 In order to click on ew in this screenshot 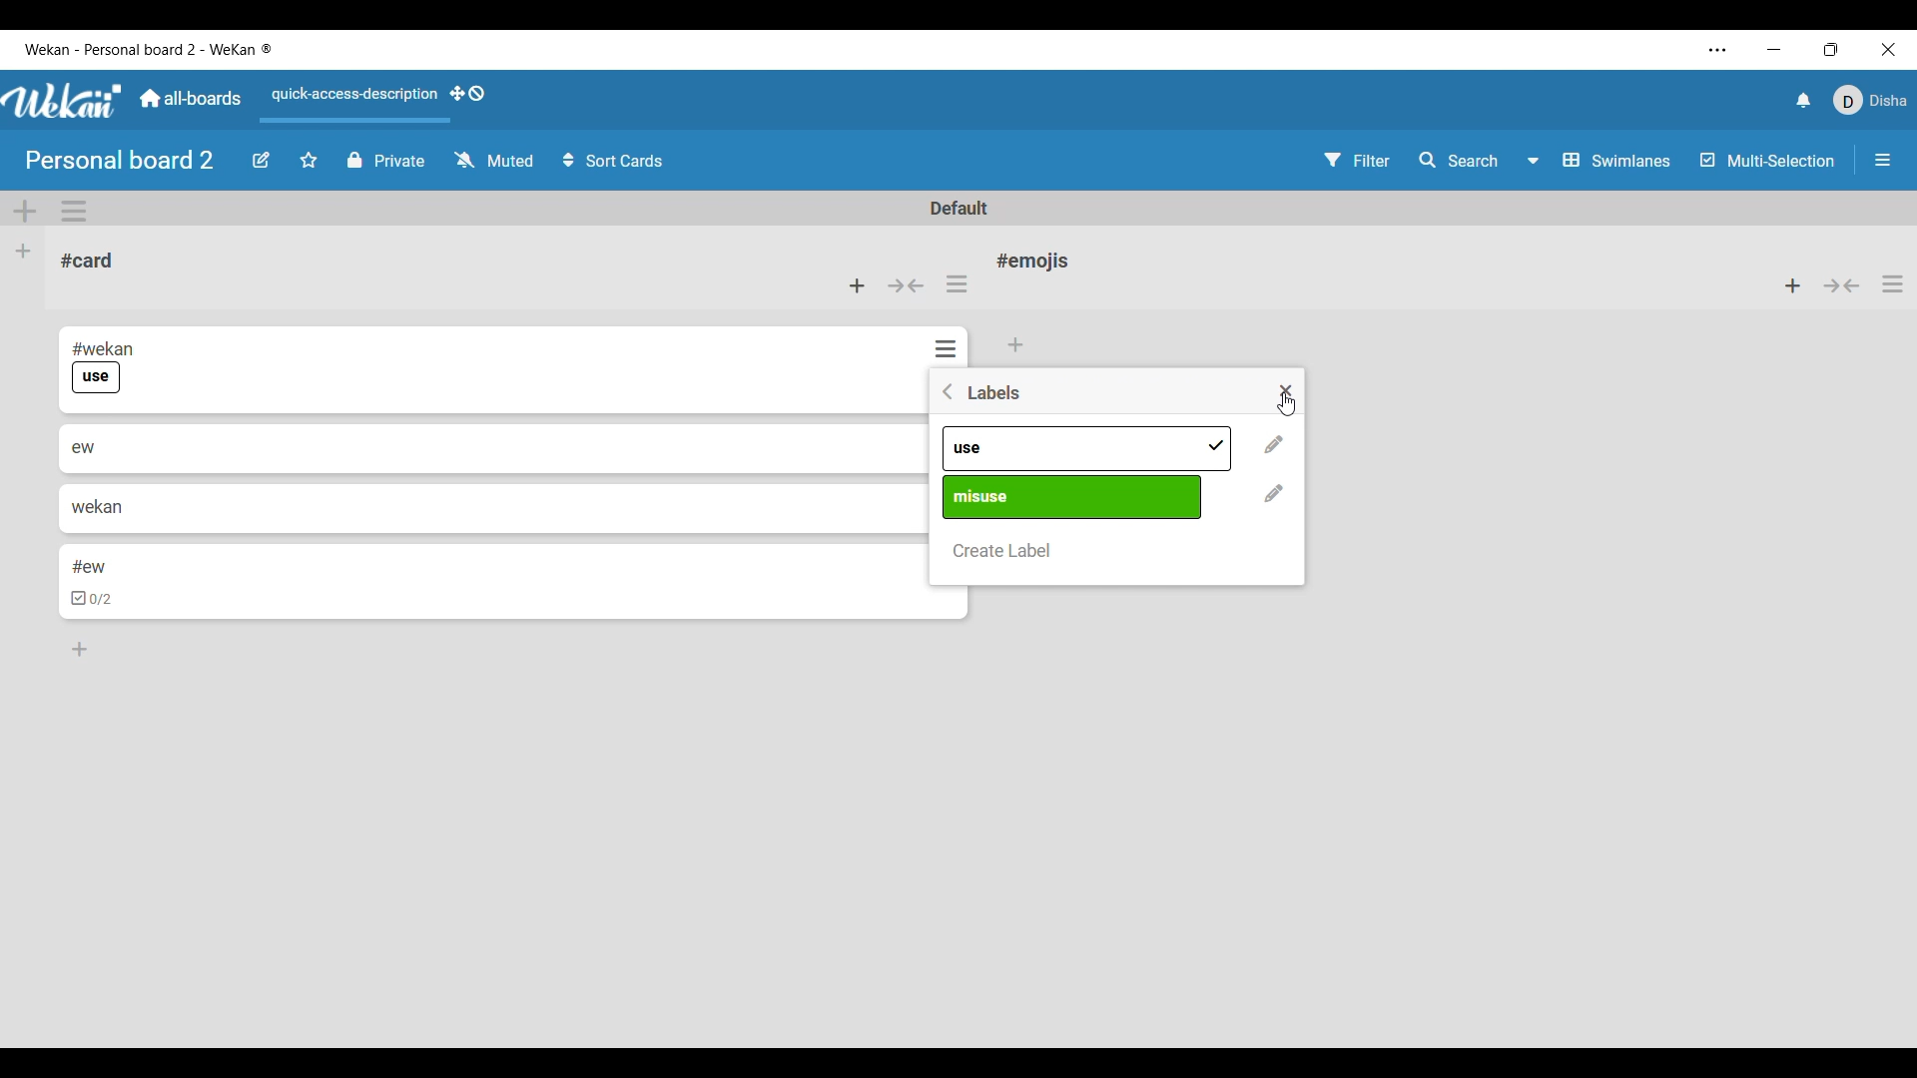, I will do `click(84, 446)`.